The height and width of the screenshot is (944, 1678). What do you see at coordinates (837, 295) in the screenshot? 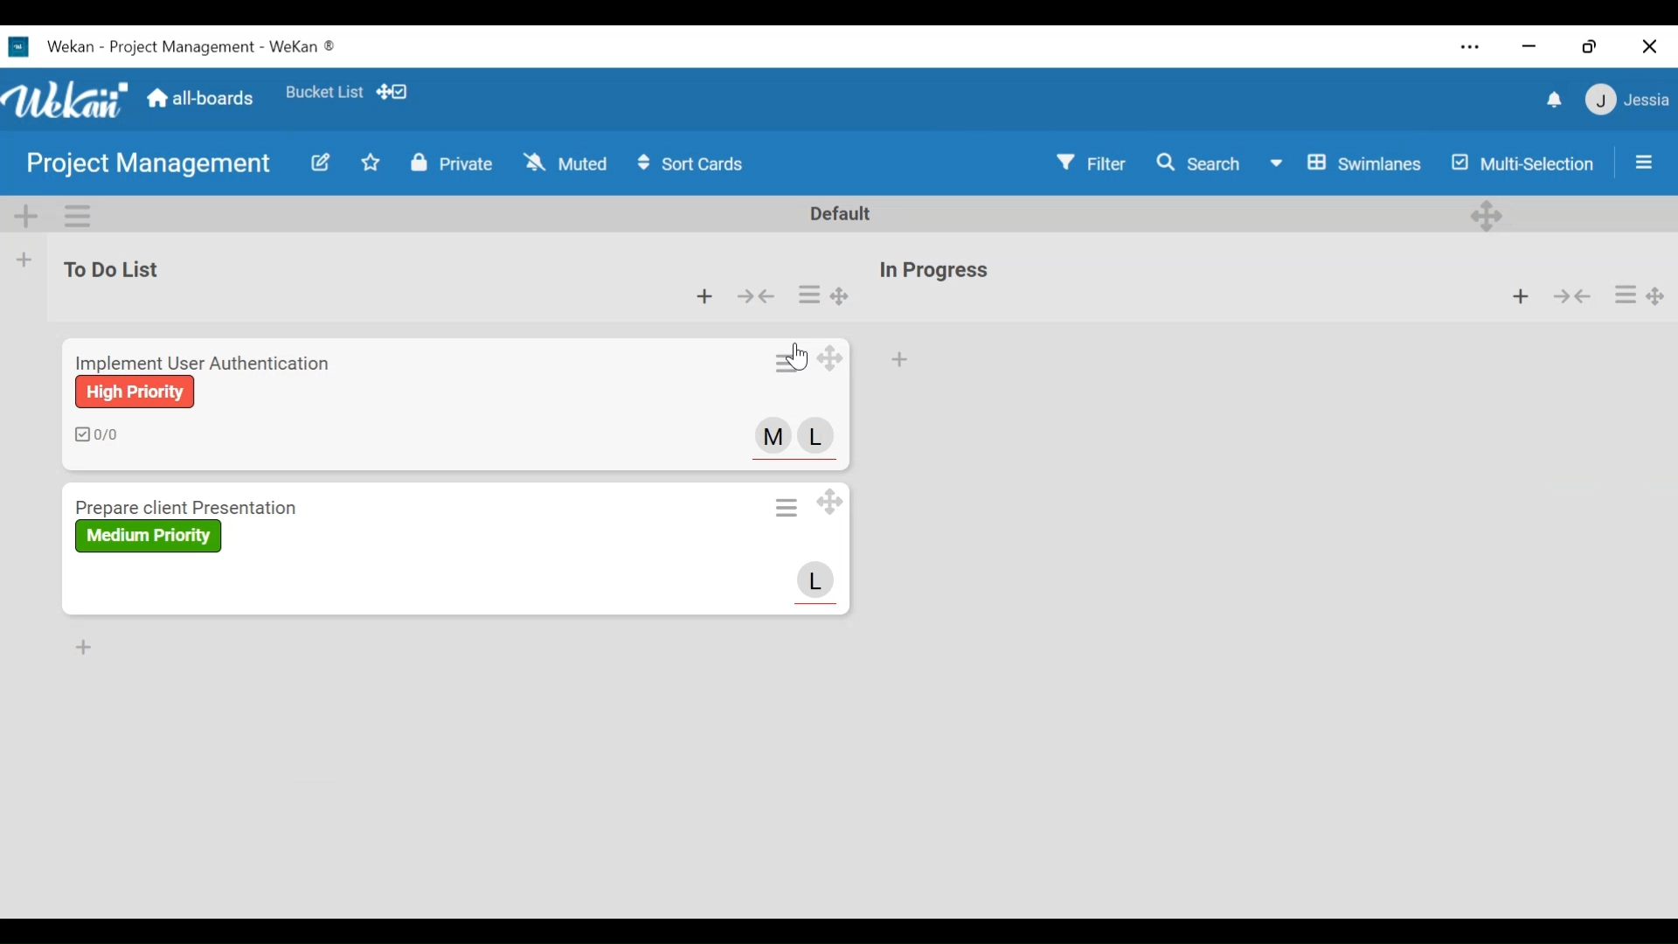
I see `Desktop drag handle` at bounding box center [837, 295].